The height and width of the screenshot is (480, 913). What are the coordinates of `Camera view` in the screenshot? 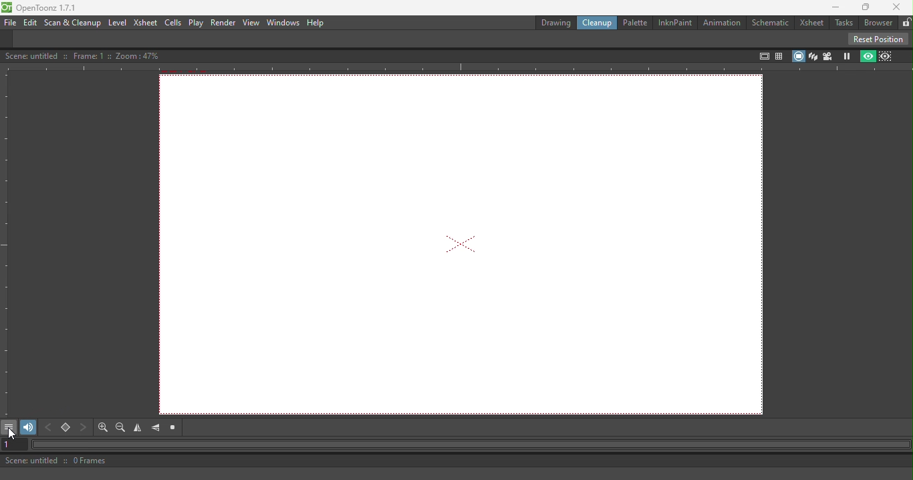 It's located at (828, 56).